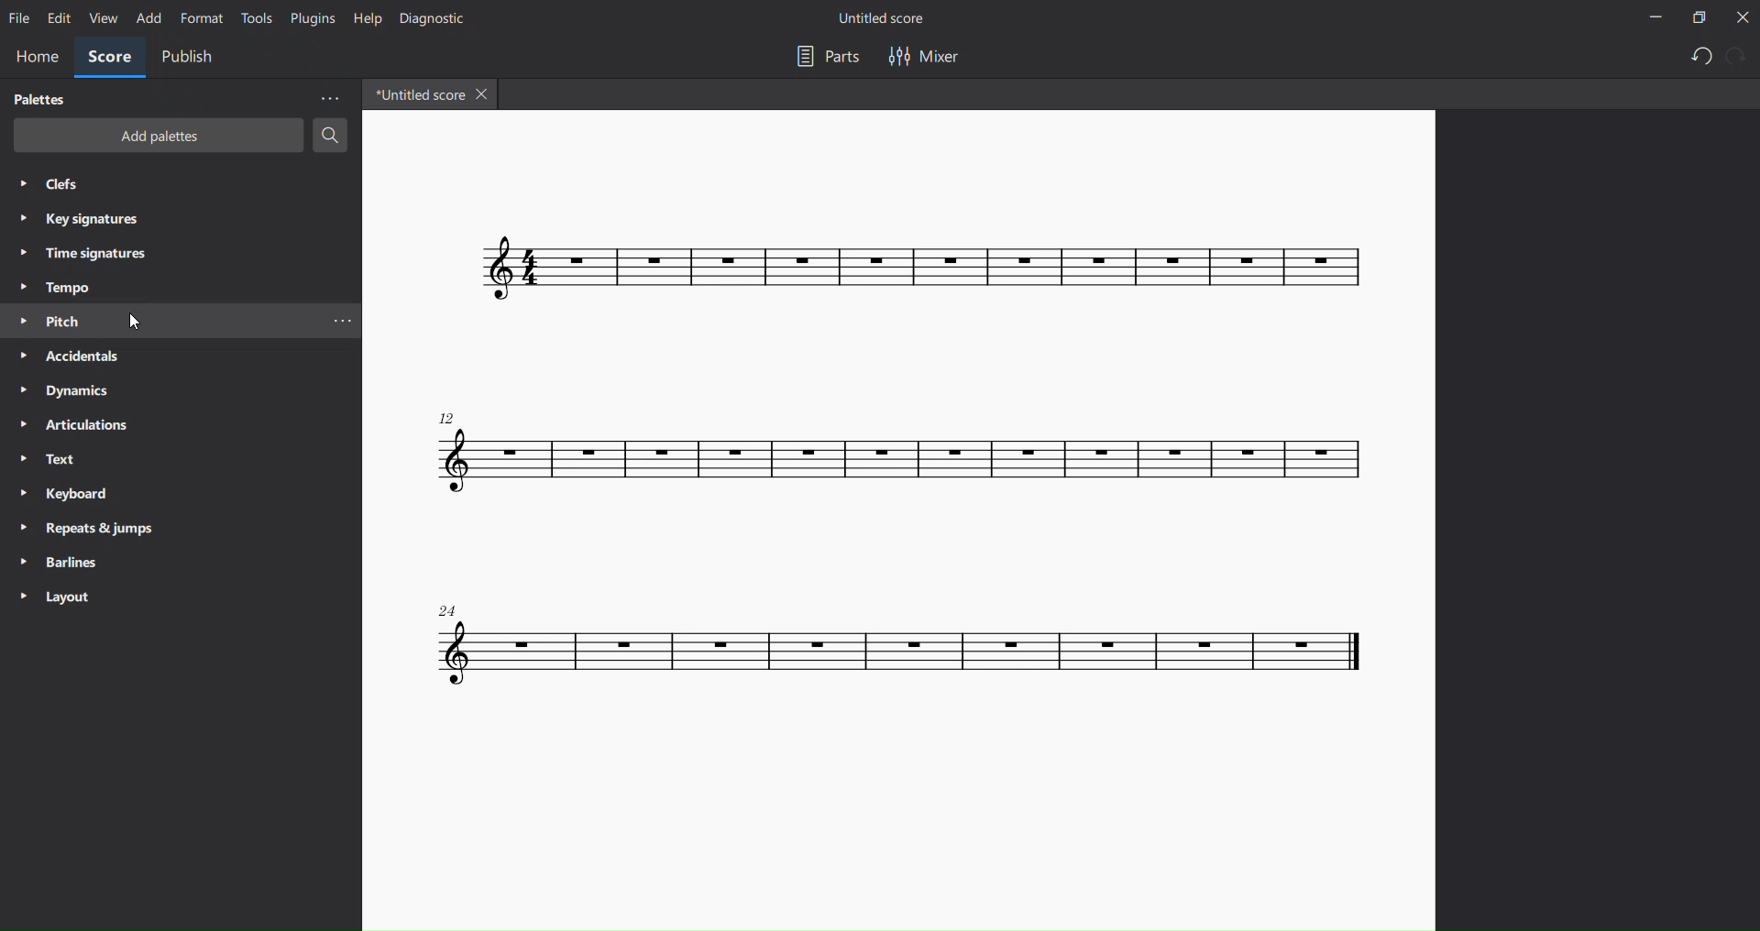 Image resolution: width=1760 pixels, height=931 pixels. Describe the element at coordinates (887, 20) in the screenshot. I see `title` at that location.